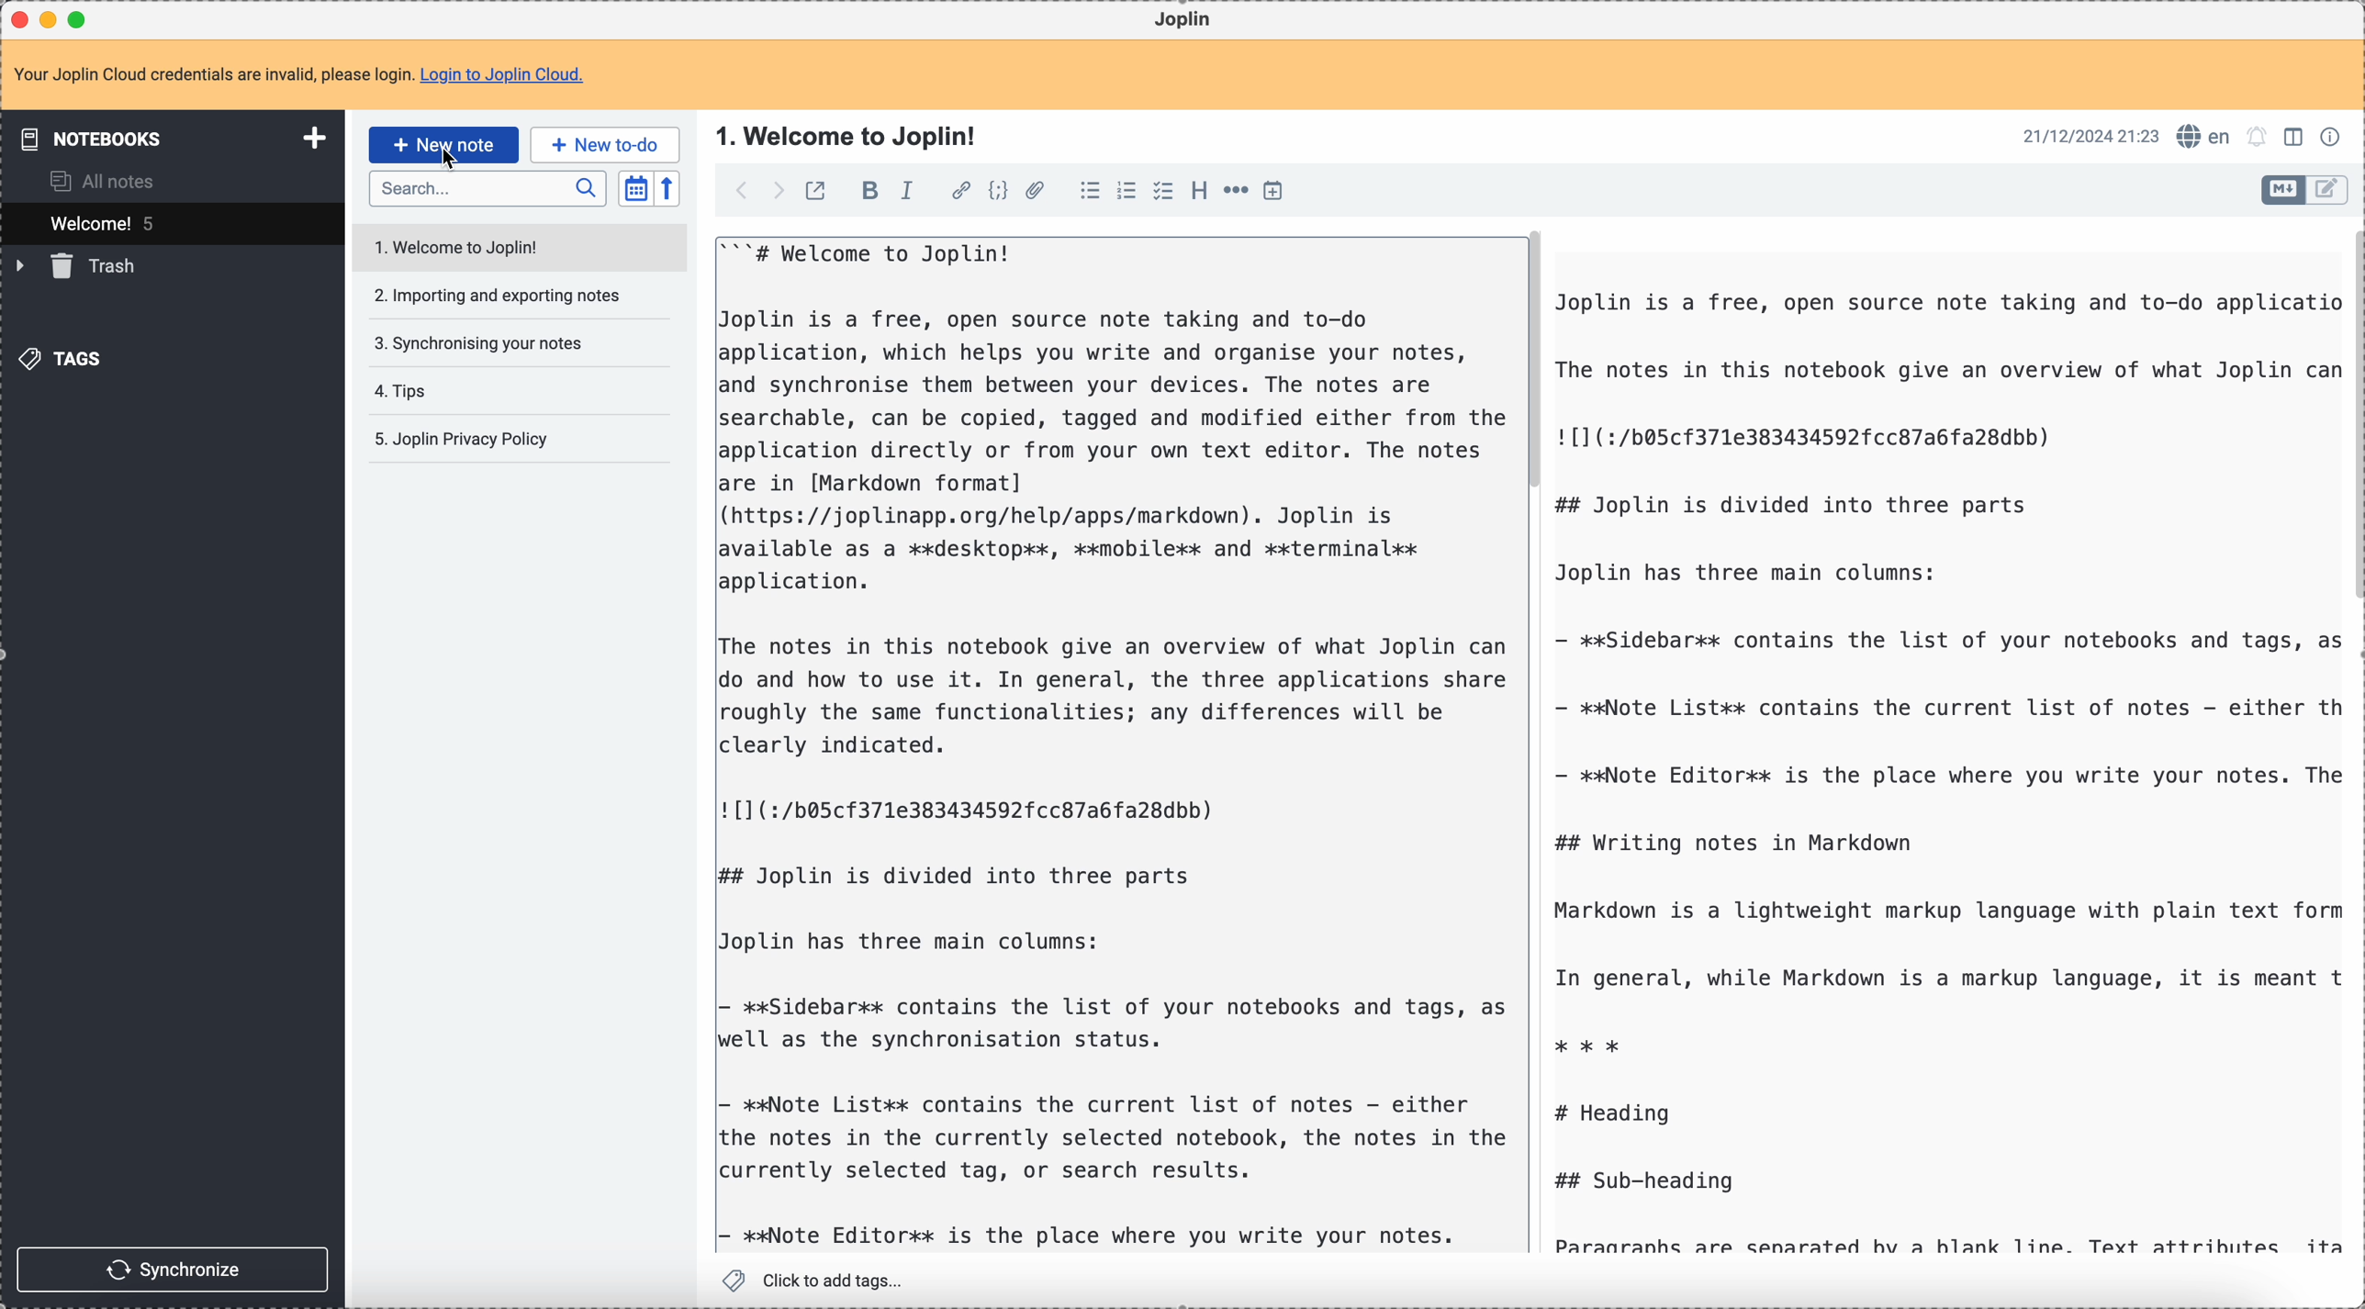 This screenshot has height=1309, width=2365. Describe the element at coordinates (869, 193) in the screenshot. I see `bold` at that location.